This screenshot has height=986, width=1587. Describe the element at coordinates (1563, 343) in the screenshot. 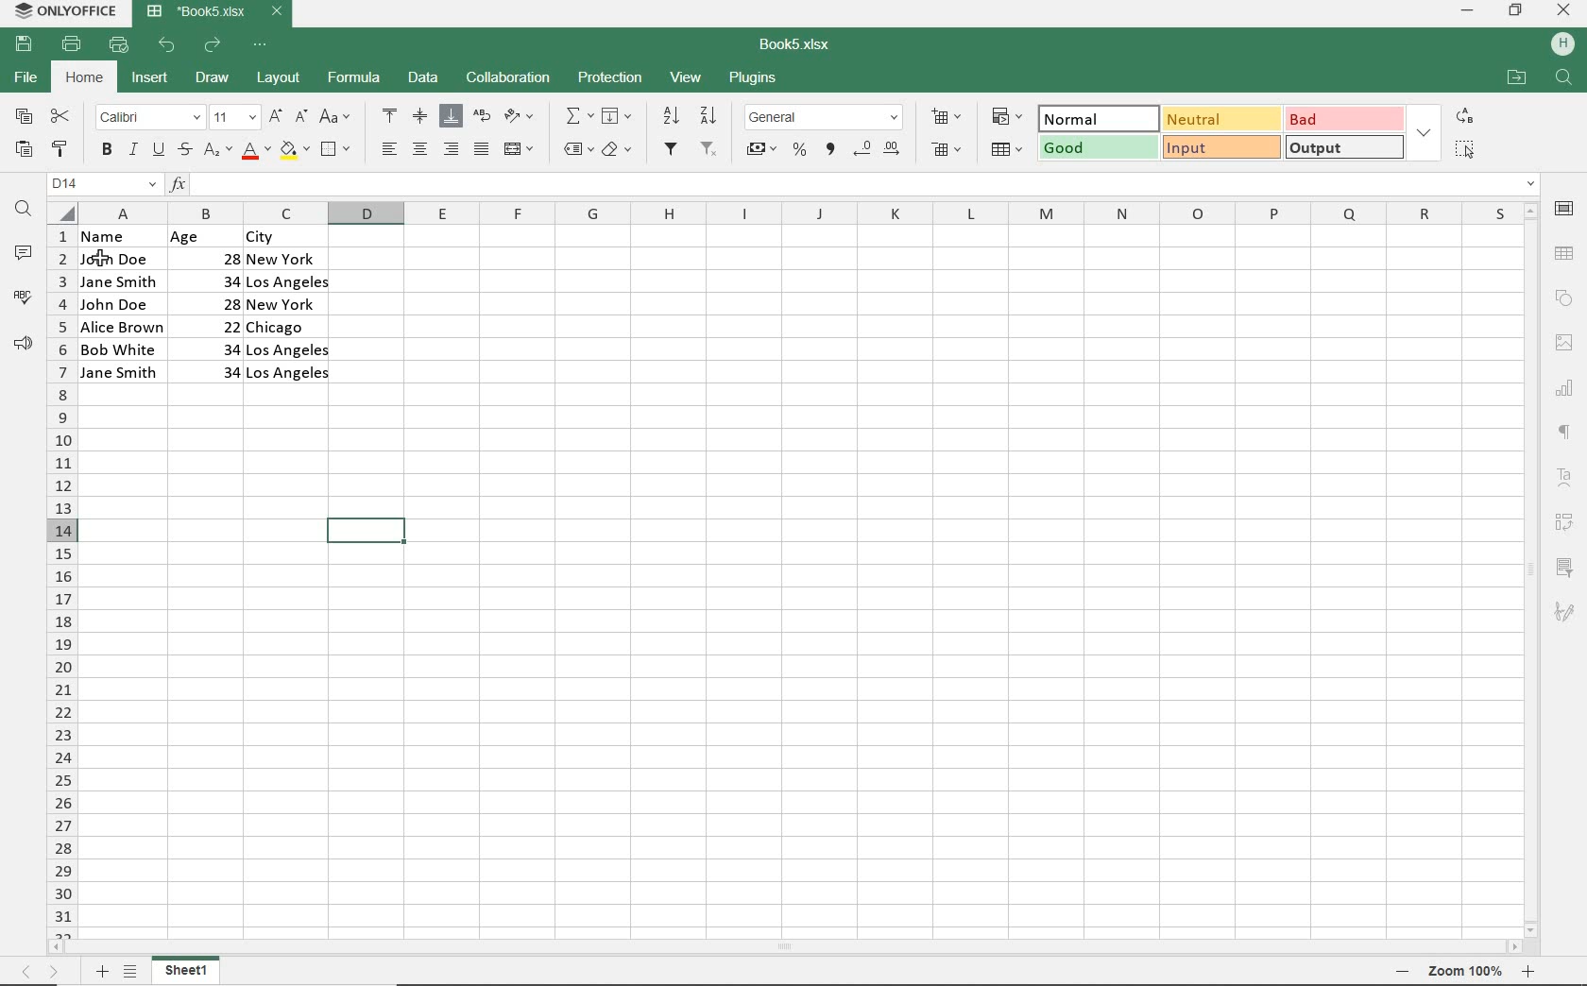

I see `IMAGE` at that location.